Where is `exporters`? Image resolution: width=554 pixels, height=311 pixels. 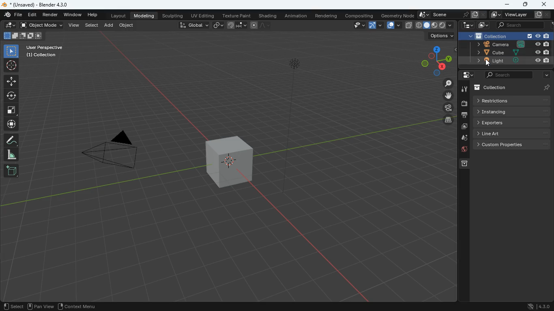
exporters is located at coordinates (512, 123).